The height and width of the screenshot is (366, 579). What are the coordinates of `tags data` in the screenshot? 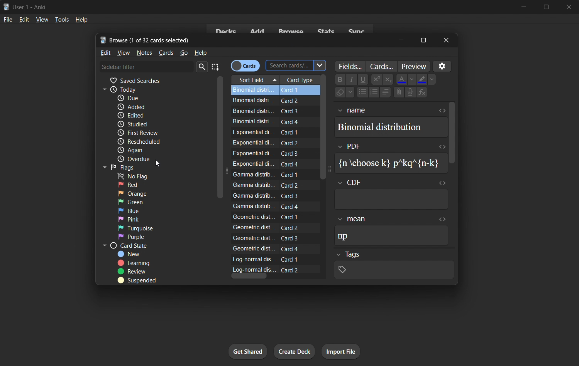 It's located at (388, 269).